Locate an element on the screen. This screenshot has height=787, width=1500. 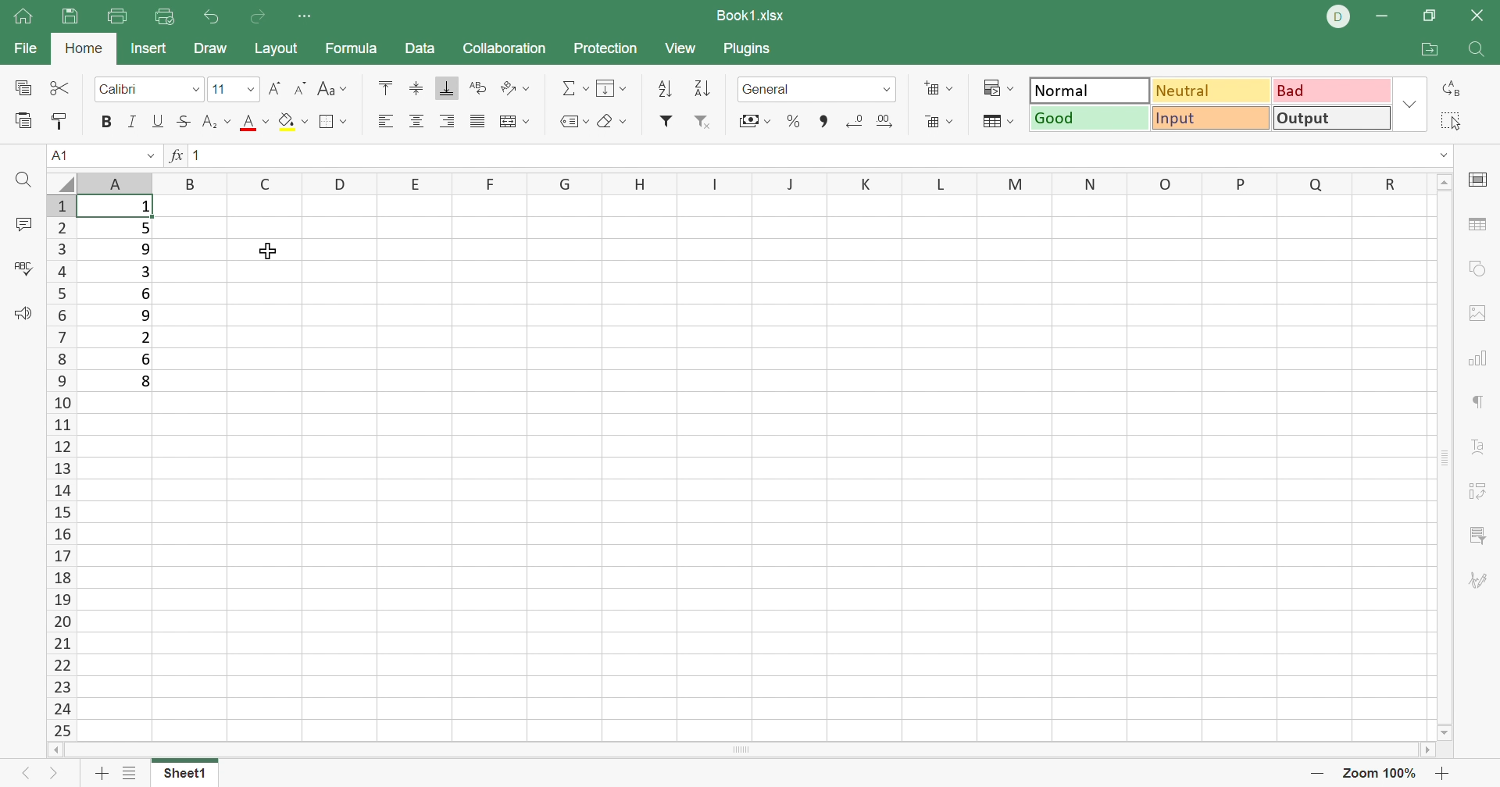
Minimize is located at coordinates (1382, 17).